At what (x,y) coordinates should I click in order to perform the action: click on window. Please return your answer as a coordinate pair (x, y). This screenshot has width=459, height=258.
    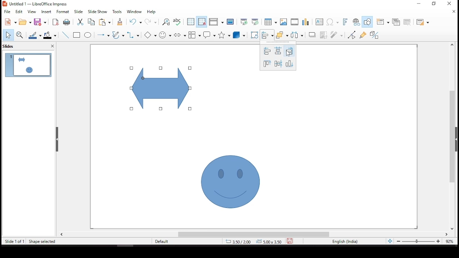
    Looking at the image, I should click on (135, 12).